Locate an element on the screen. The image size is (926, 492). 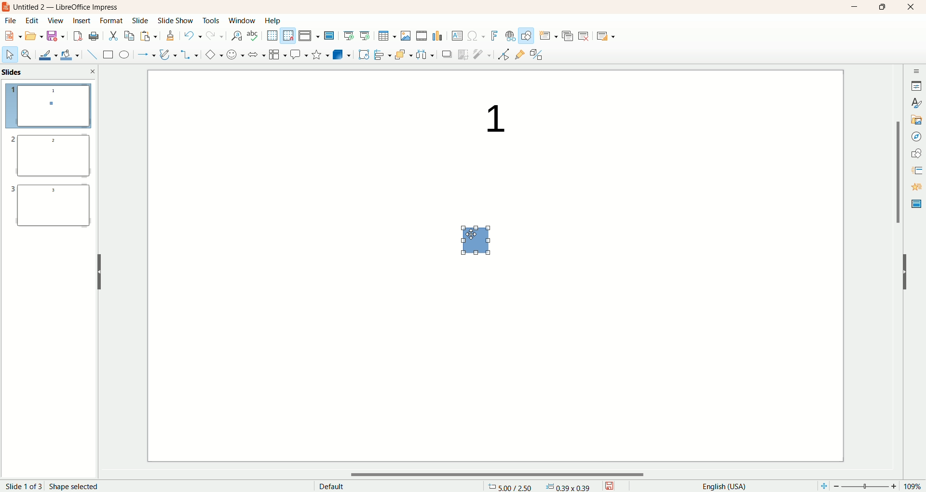
textbox is located at coordinates (457, 36).